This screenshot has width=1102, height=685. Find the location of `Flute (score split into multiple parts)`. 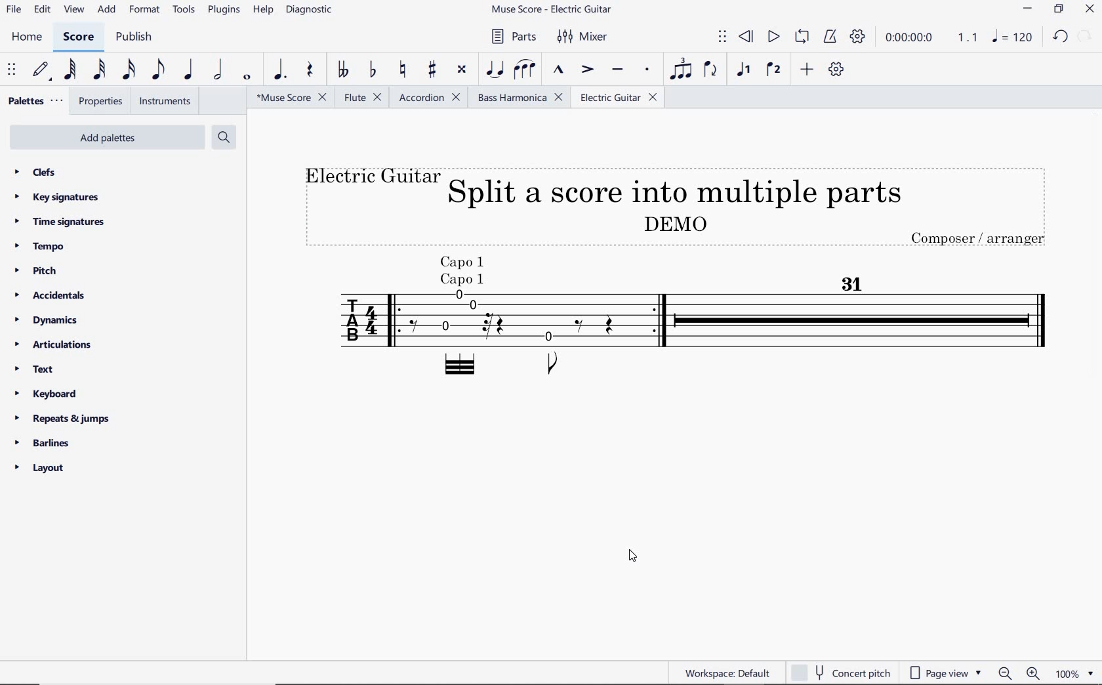

Flute (score split into multiple parts) is located at coordinates (360, 98).